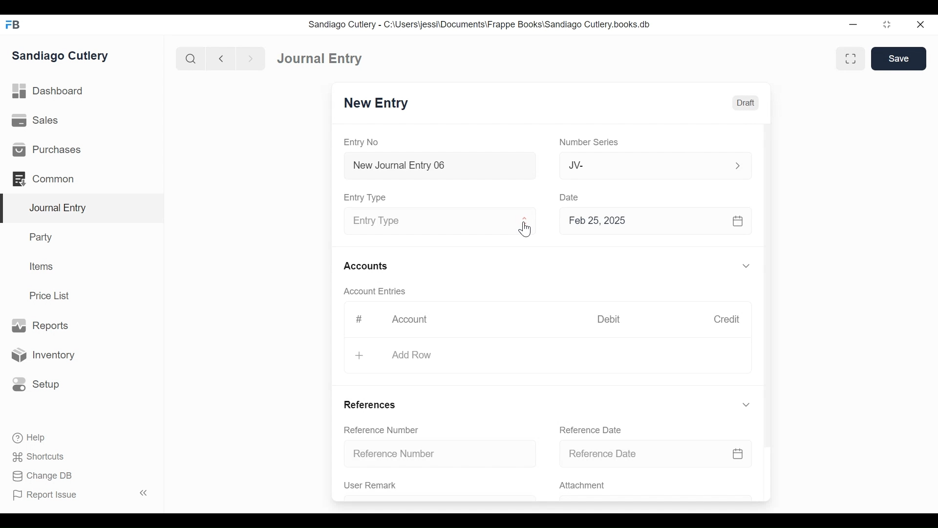  What do you see at coordinates (416, 322) in the screenshot?
I see `Account` at bounding box center [416, 322].